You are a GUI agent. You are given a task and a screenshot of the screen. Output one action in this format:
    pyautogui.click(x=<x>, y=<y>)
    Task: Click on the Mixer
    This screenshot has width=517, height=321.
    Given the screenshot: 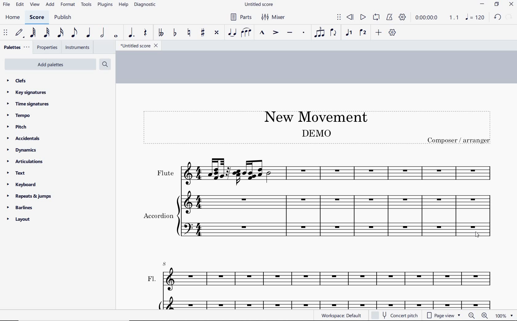 What is the action you would take?
    pyautogui.click(x=274, y=17)
    